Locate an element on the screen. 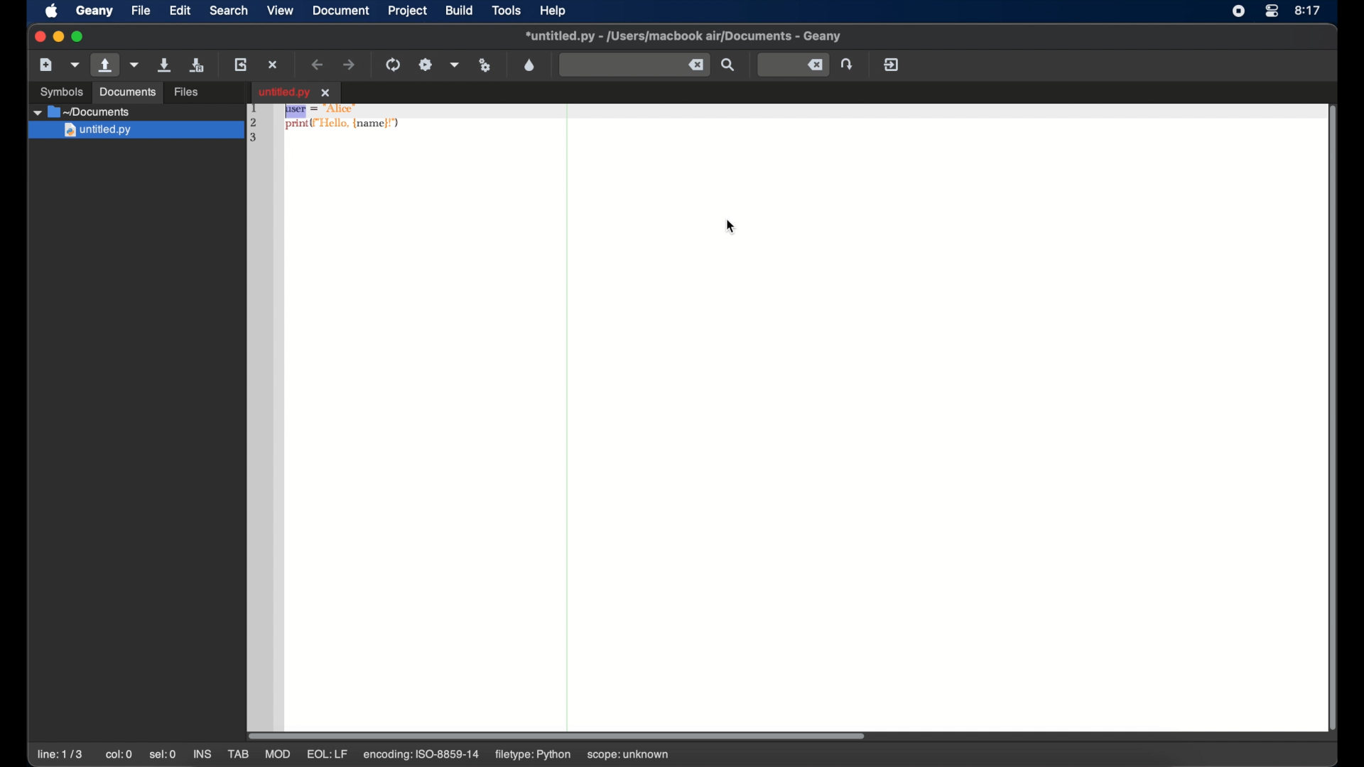 The height and width of the screenshot is (767, 1364). compile the current file is located at coordinates (393, 65).